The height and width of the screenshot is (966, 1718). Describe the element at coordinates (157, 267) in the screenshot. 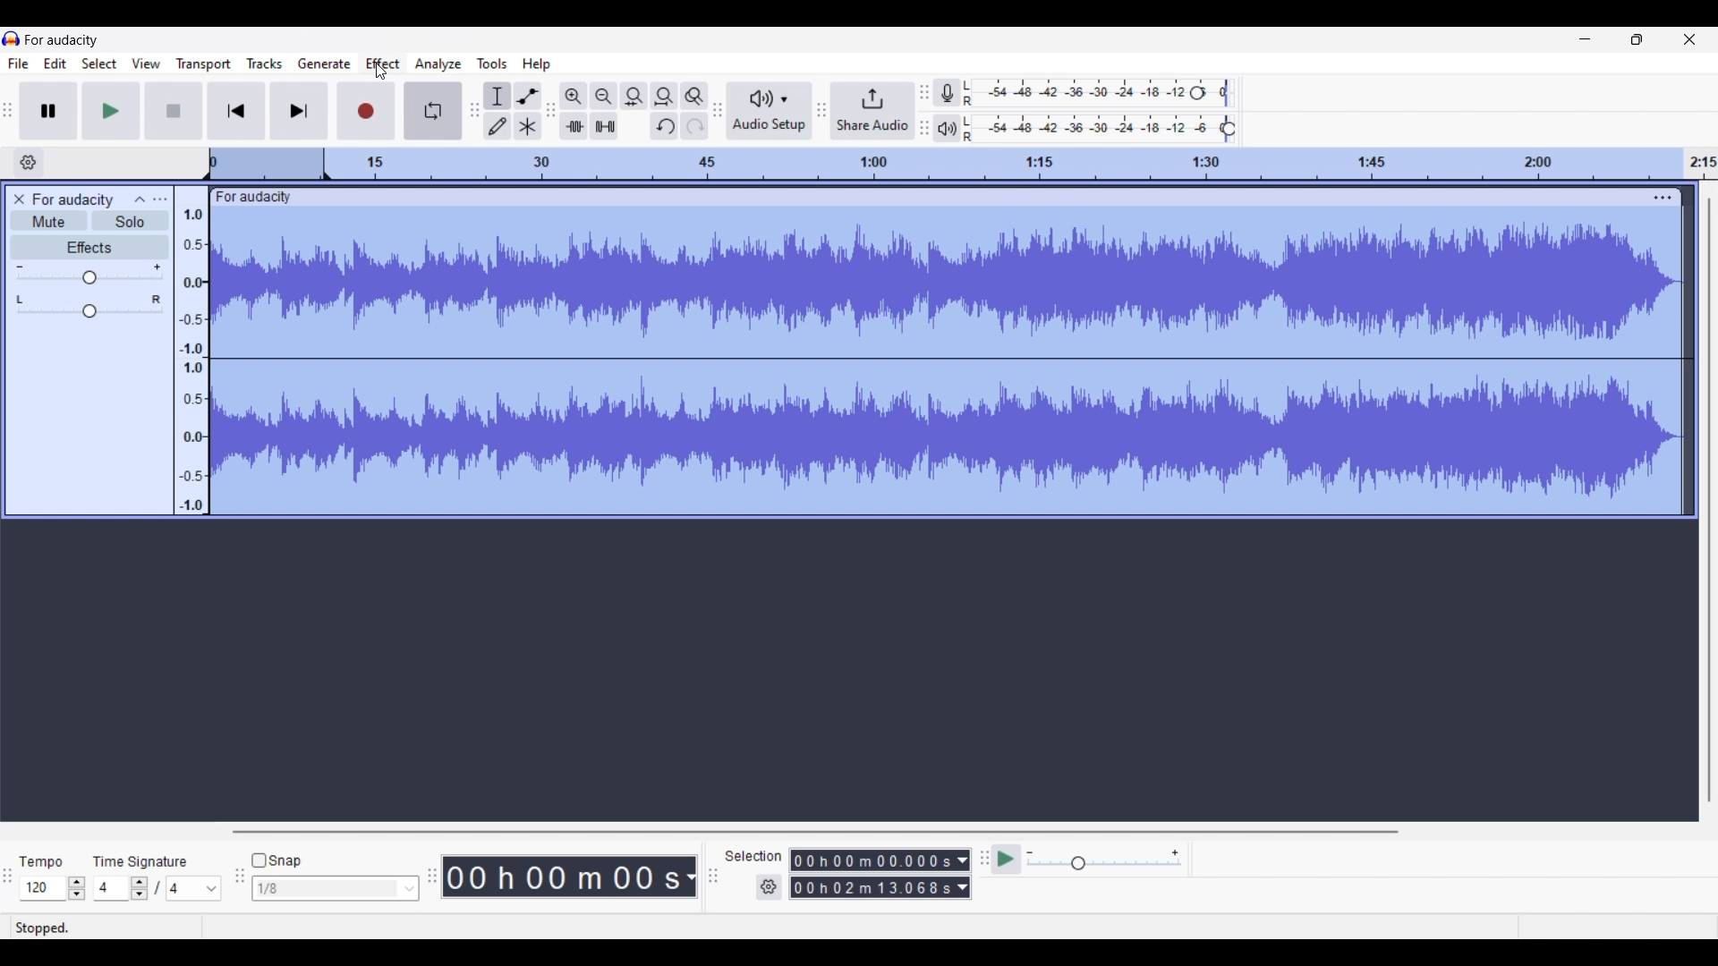

I see `Max. gain` at that location.